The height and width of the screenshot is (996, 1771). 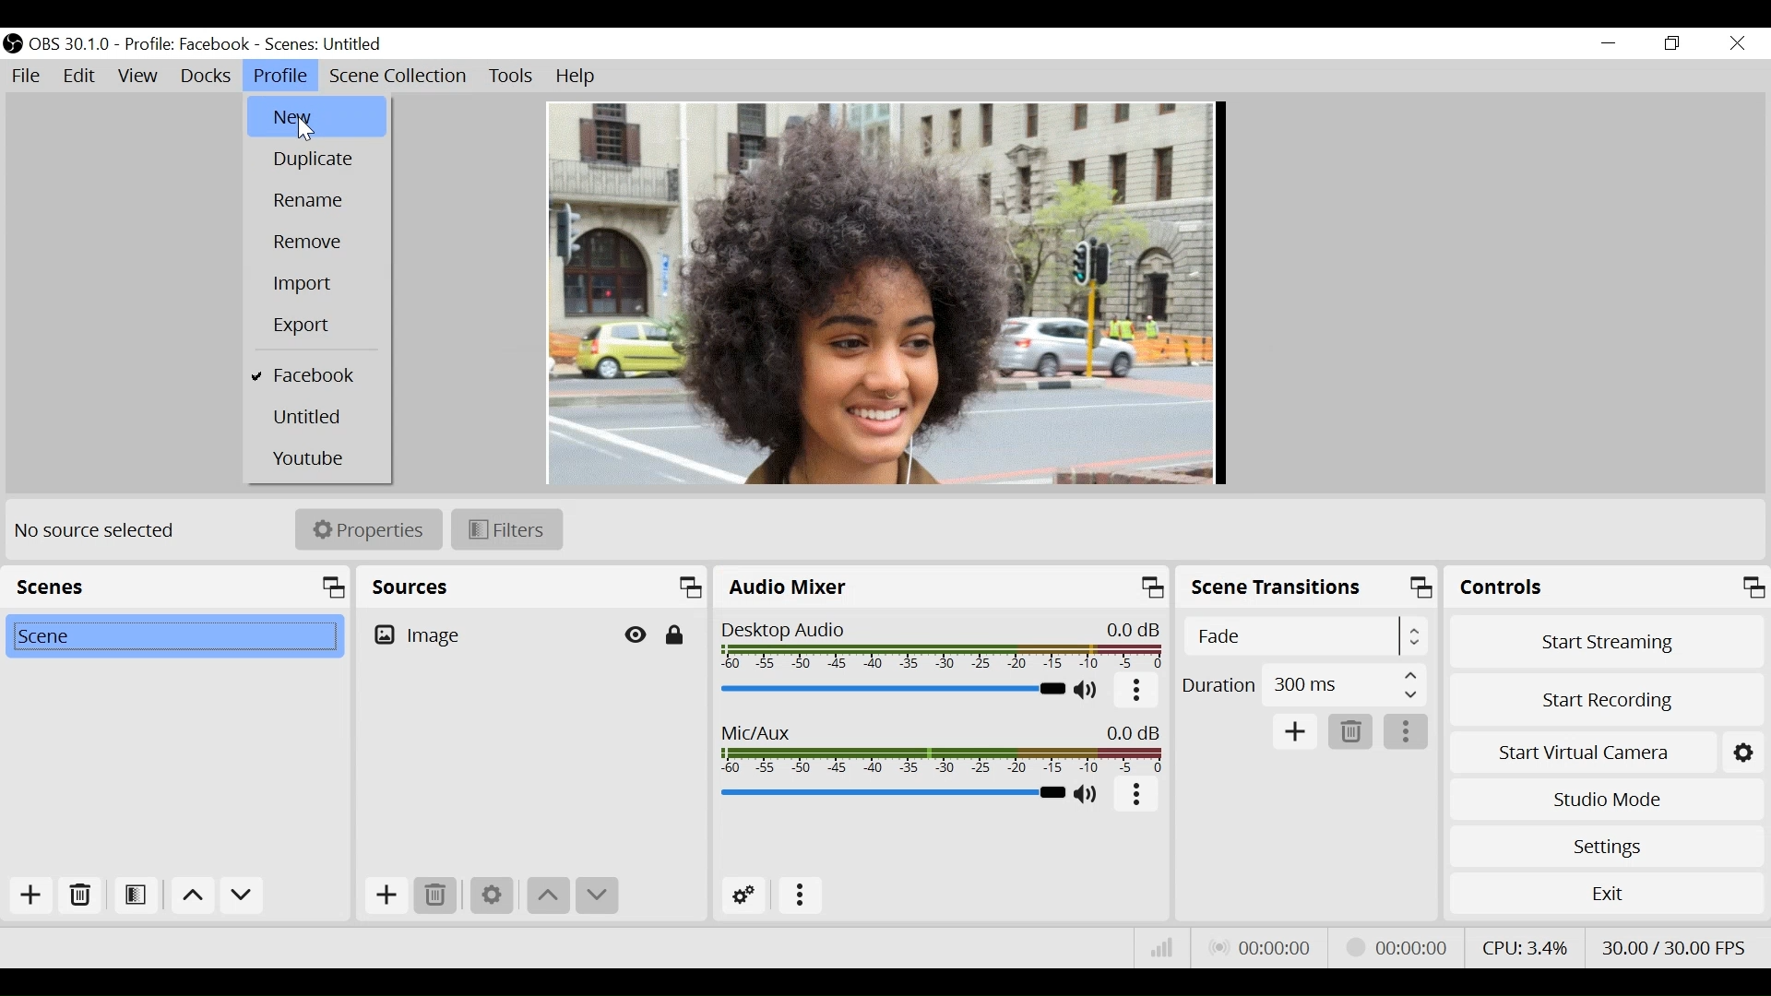 What do you see at coordinates (674, 635) in the screenshot?
I see `(Un)lock` at bounding box center [674, 635].